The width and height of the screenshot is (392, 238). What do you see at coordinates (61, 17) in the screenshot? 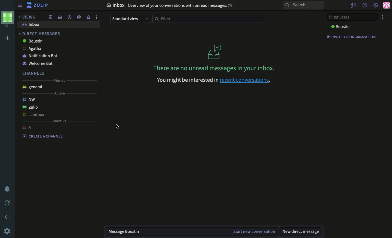
I see `inbox` at bounding box center [61, 17].